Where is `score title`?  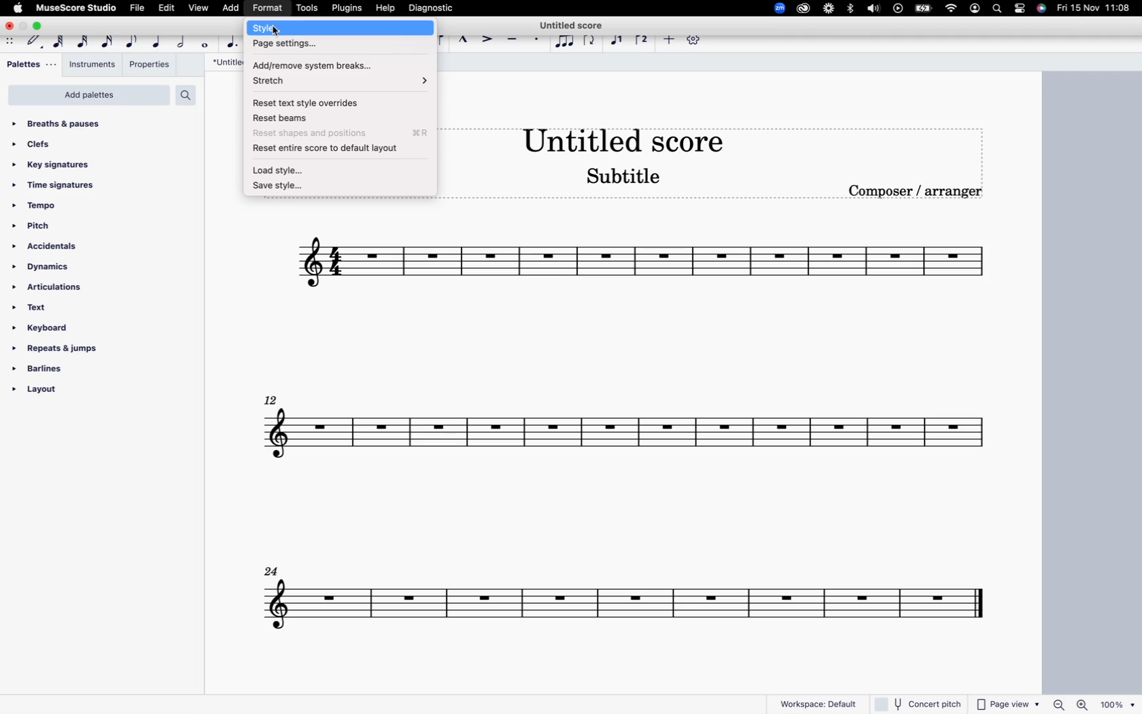
score title is located at coordinates (577, 24).